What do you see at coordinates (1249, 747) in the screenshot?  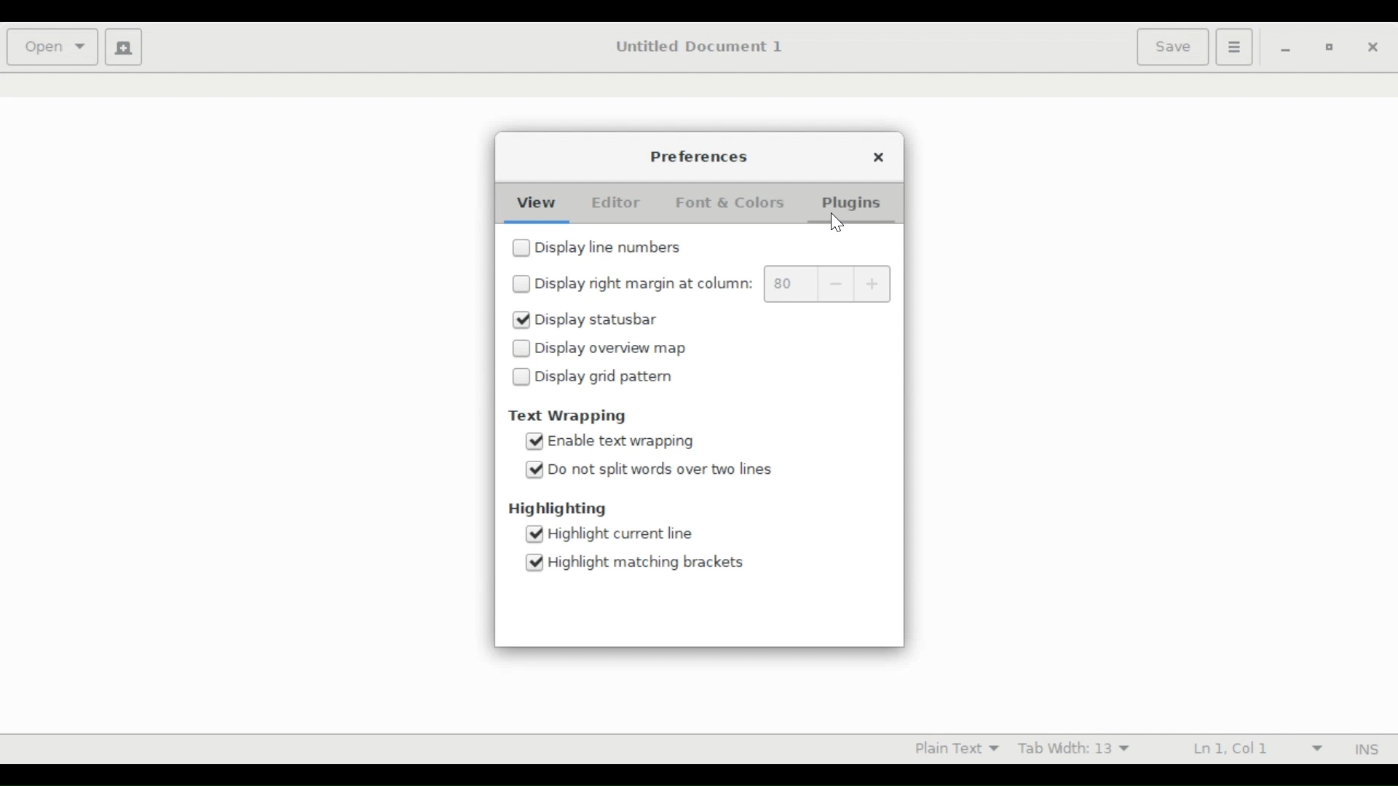 I see `Ln 1 Col 1` at bounding box center [1249, 747].